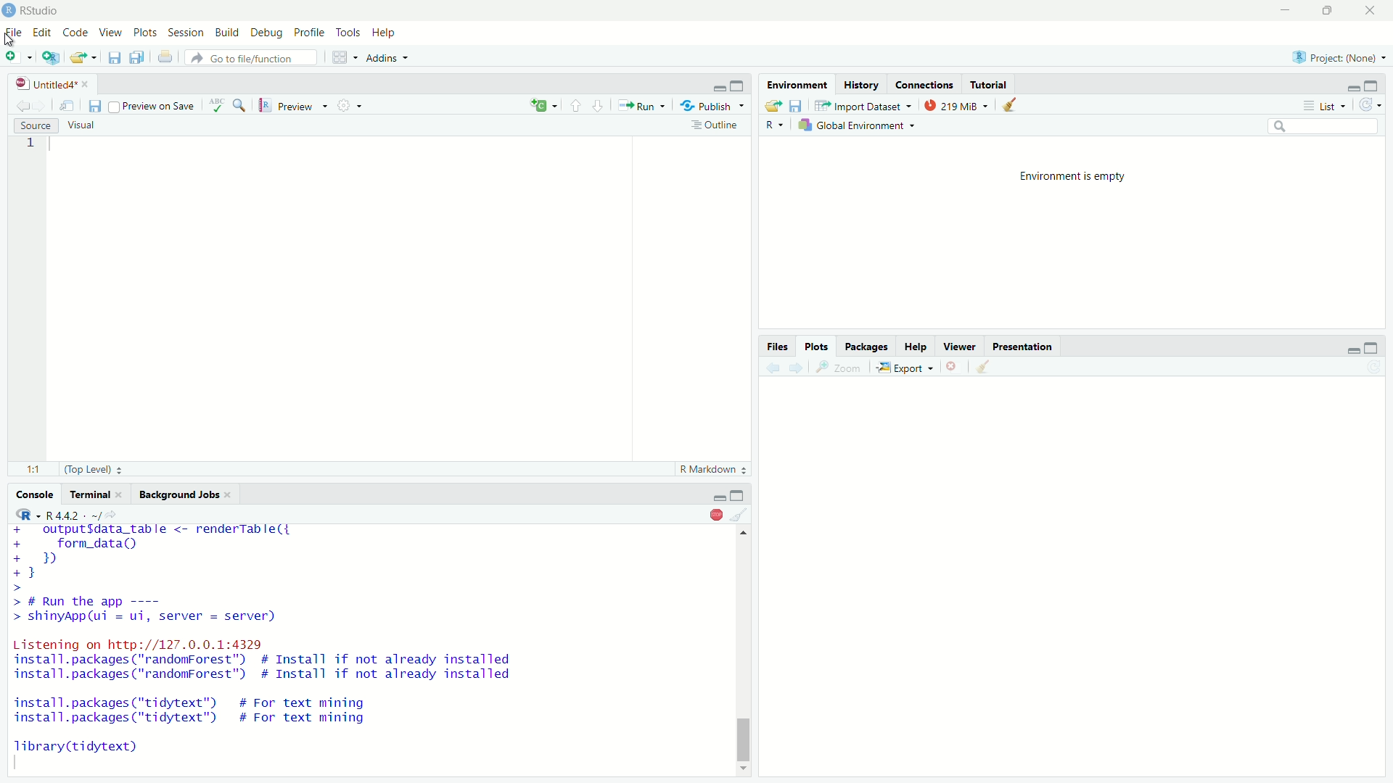 The height and width of the screenshot is (783, 1393). What do you see at coordinates (1369, 104) in the screenshot?
I see `refresh the list of objects` at bounding box center [1369, 104].